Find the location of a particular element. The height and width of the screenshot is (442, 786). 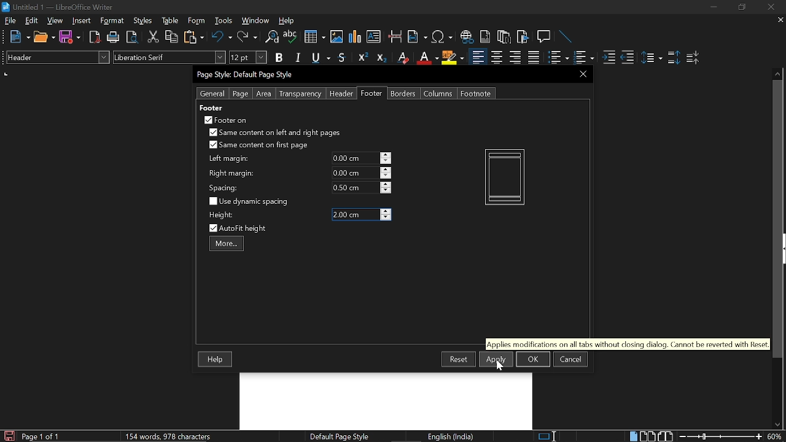

Insert text is located at coordinates (373, 36).